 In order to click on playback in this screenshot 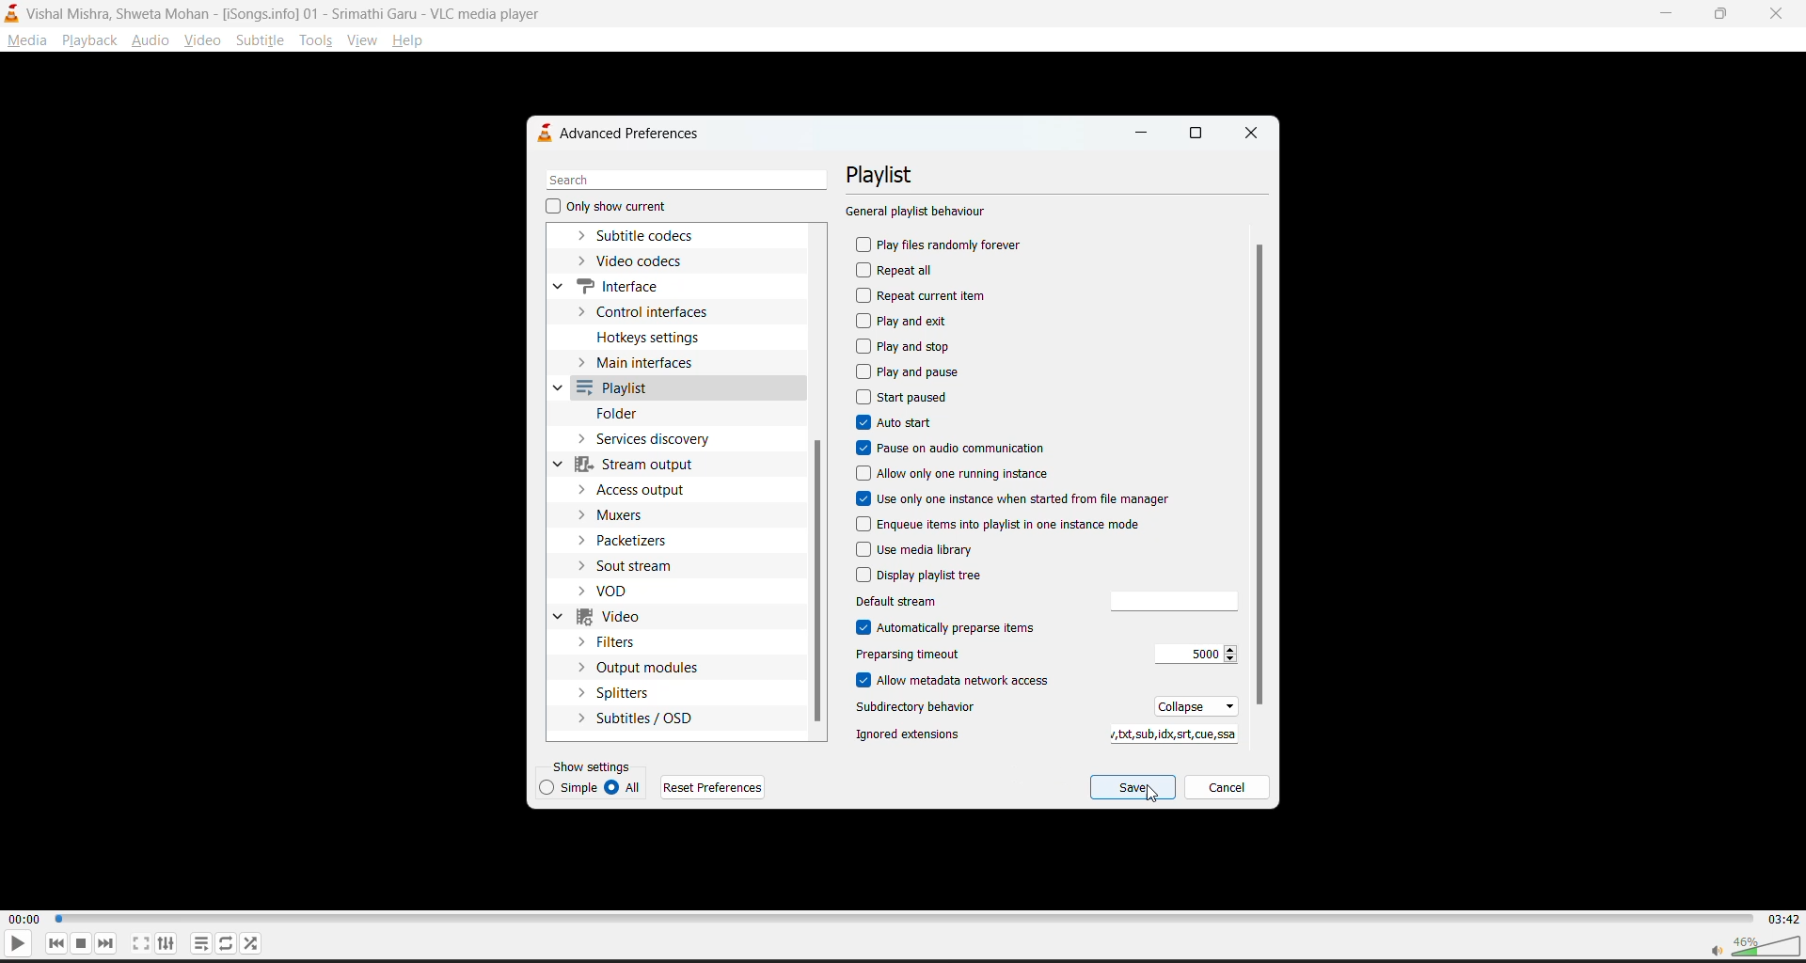, I will do `click(91, 41)`.